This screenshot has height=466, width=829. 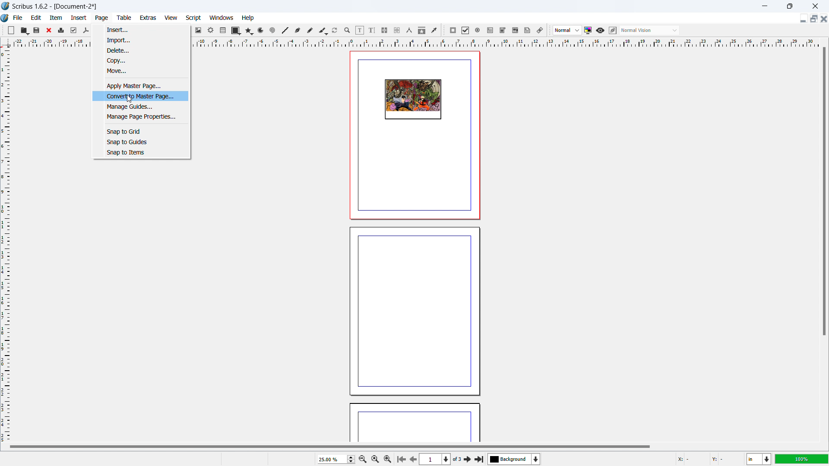 What do you see at coordinates (61, 29) in the screenshot?
I see `print` at bounding box center [61, 29].